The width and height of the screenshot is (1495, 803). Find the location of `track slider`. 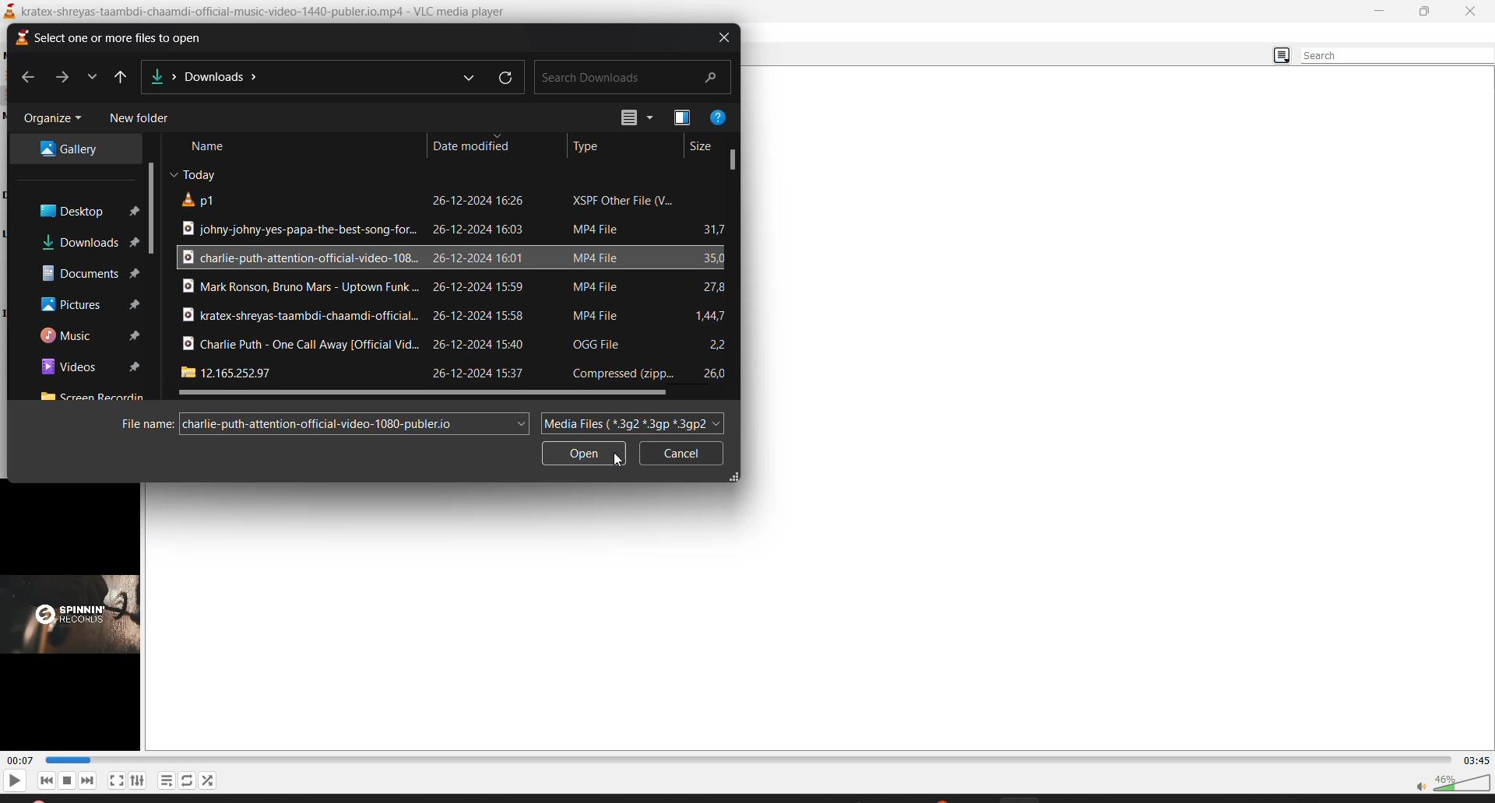

track slider is located at coordinates (751, 761).